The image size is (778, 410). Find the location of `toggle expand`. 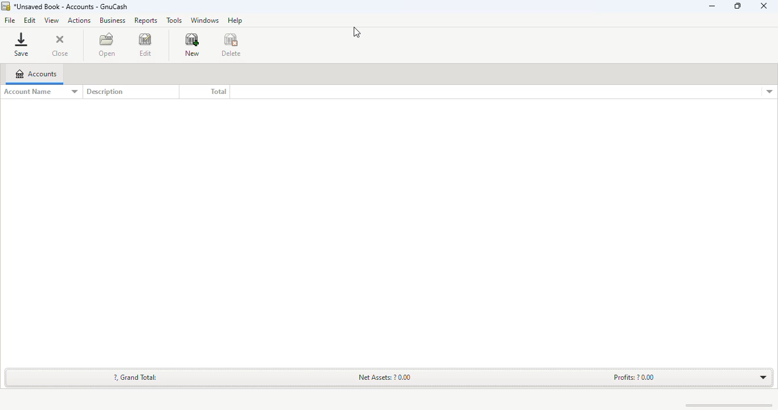

toggle expand is located at coordinates (763, 378).